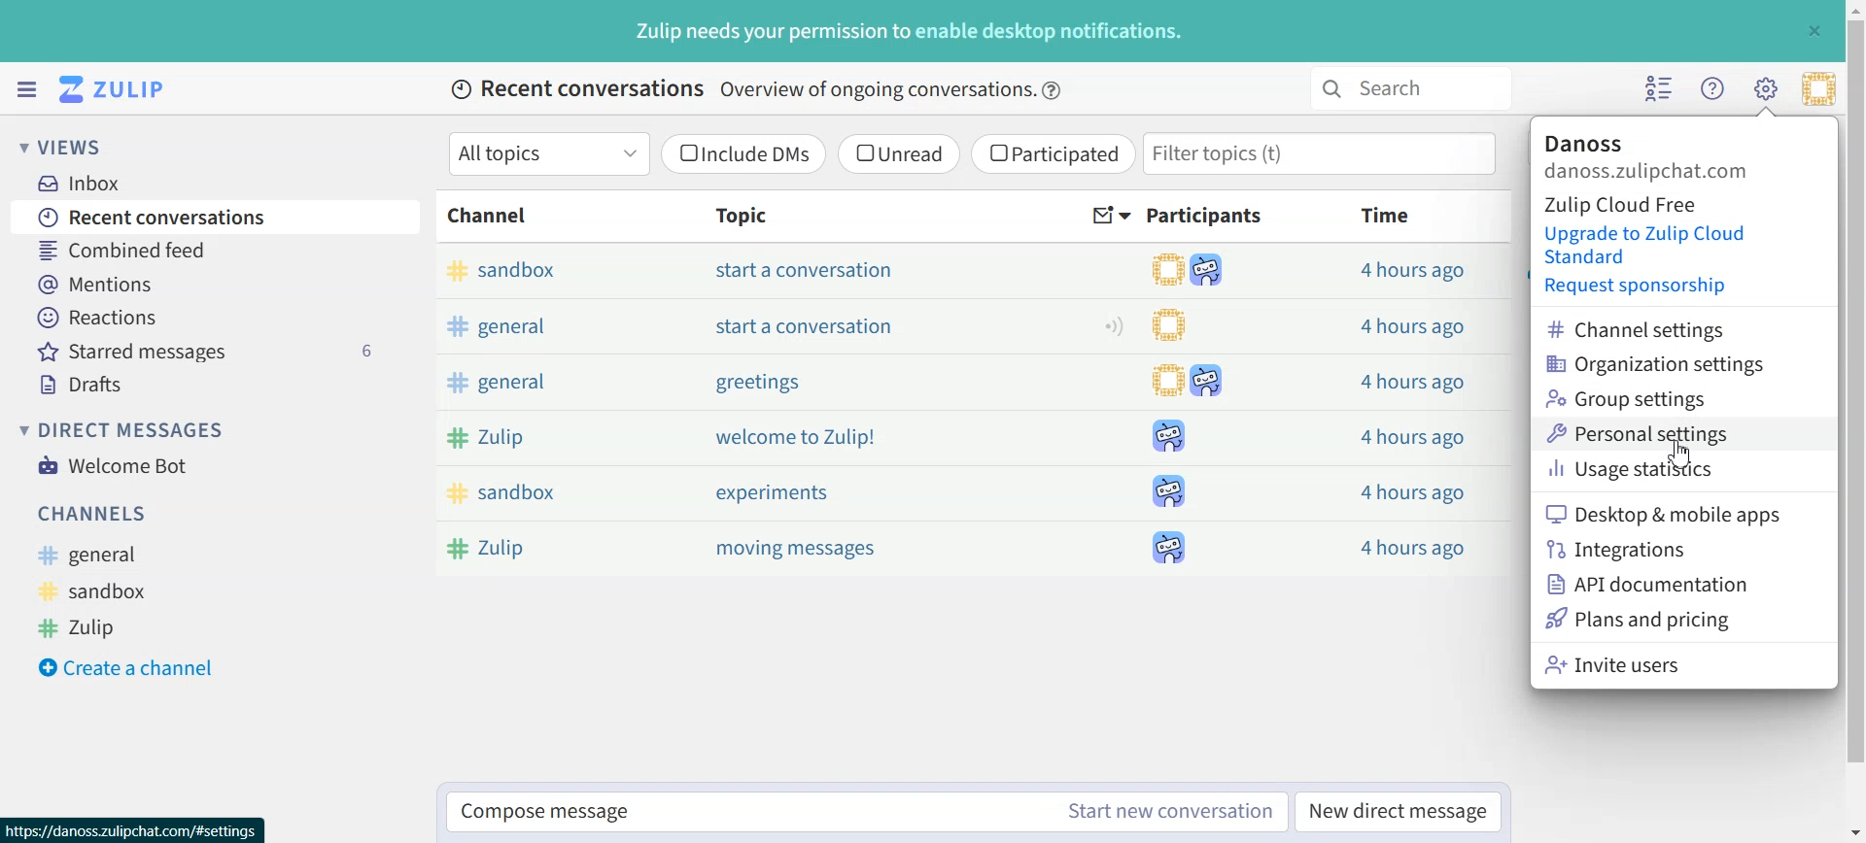 The width and height of the screenshot is (1866, 843). Describe the element at coordinates (1658, 362) in the screenshot. I see `Organization settings` at that location.